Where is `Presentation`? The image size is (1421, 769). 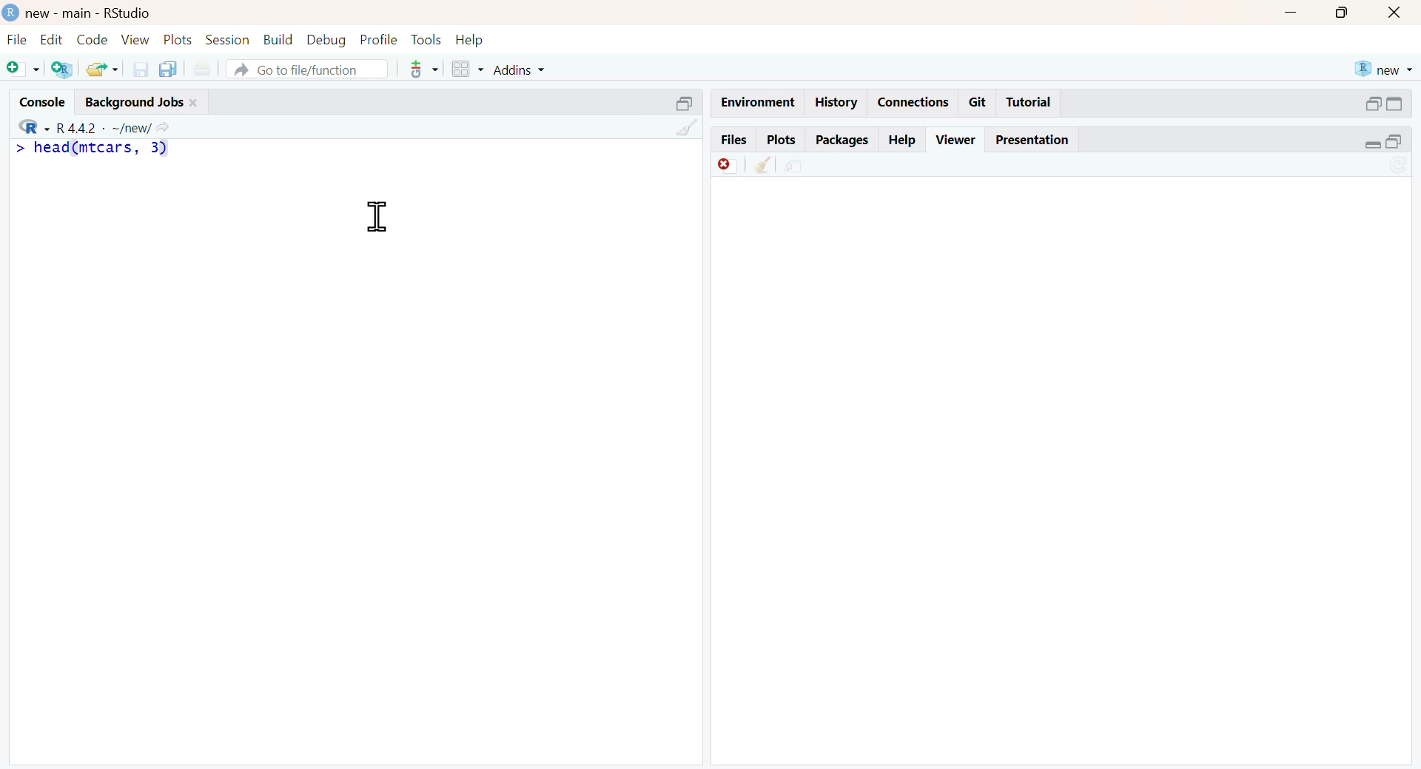
Presentation is located at coordinates (1038, 140).